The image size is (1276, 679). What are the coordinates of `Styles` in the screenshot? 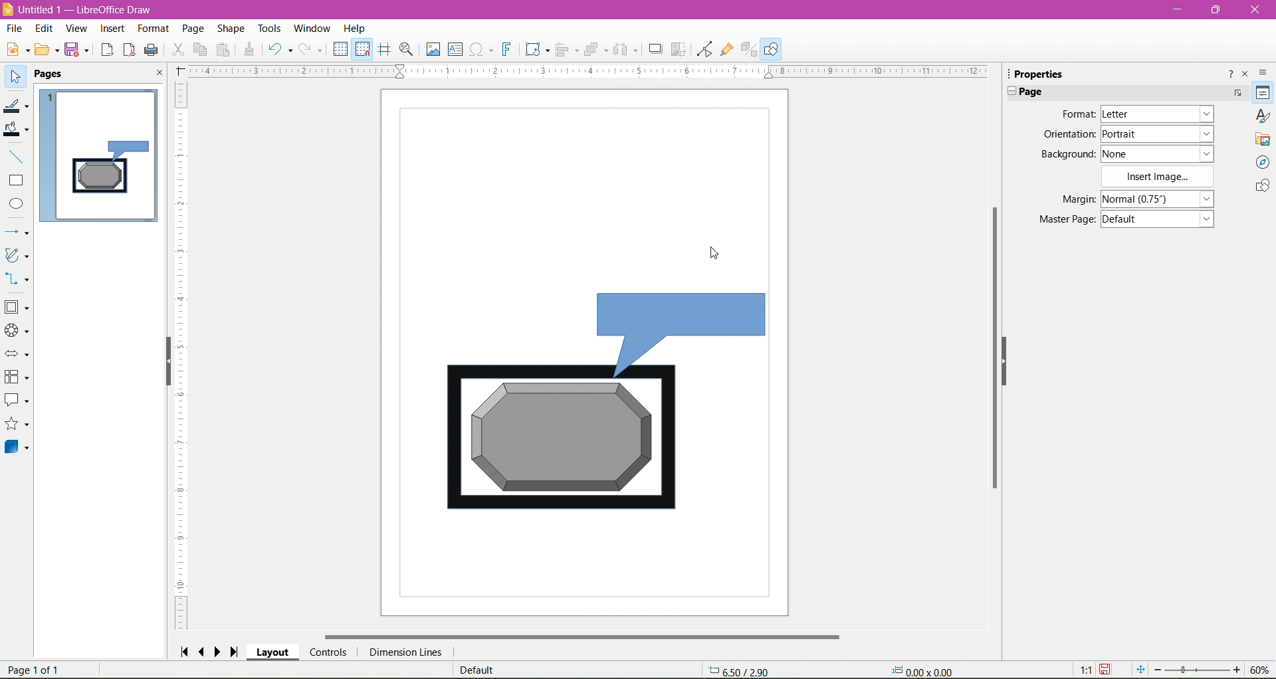 It's located at (1263, 116).